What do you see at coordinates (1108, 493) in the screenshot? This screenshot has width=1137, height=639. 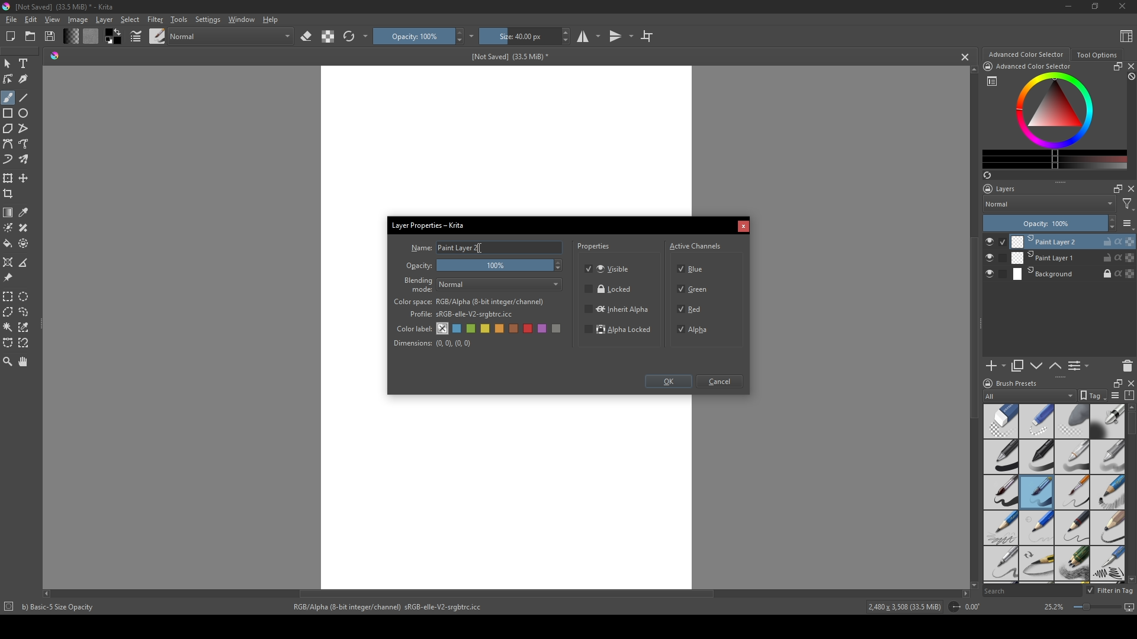 I see `pencil` at bounding box center [1108, 493].